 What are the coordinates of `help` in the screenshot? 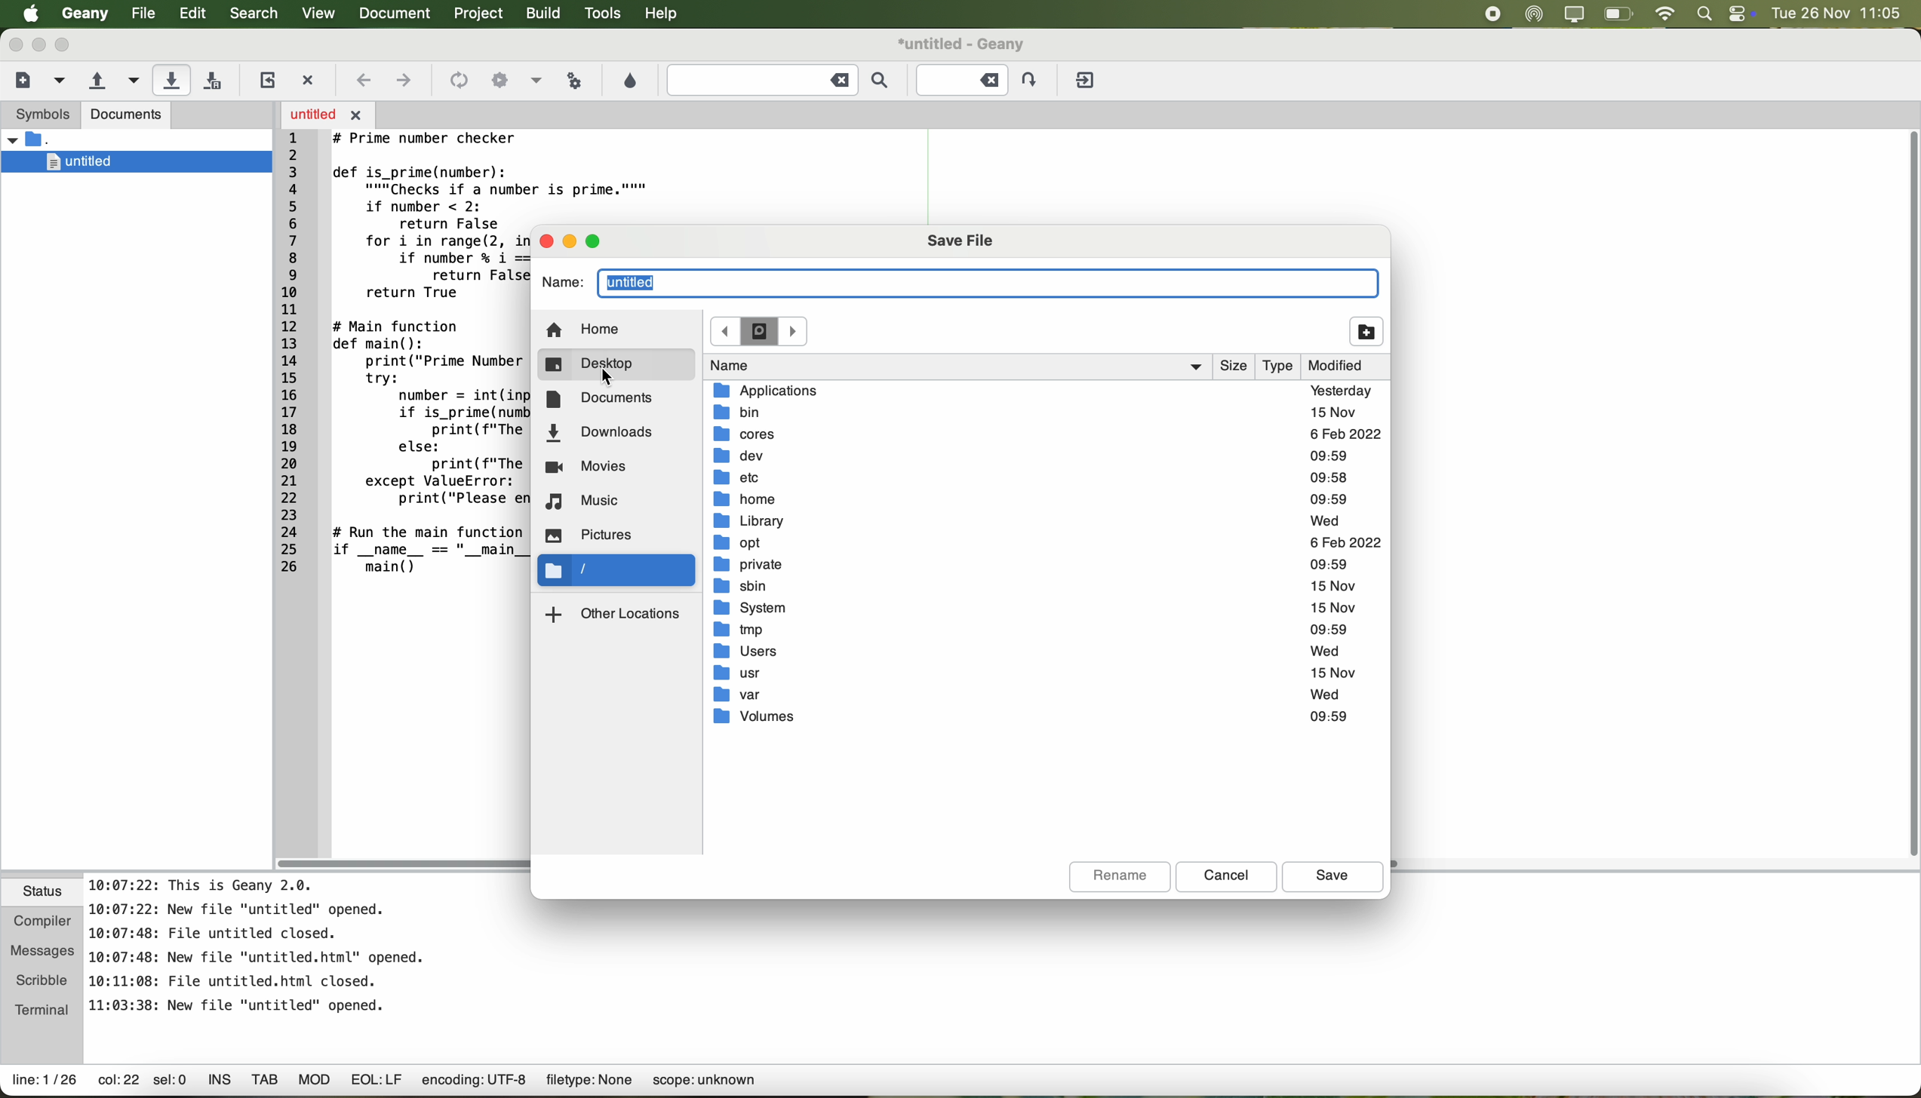 It's located at (668, 16).